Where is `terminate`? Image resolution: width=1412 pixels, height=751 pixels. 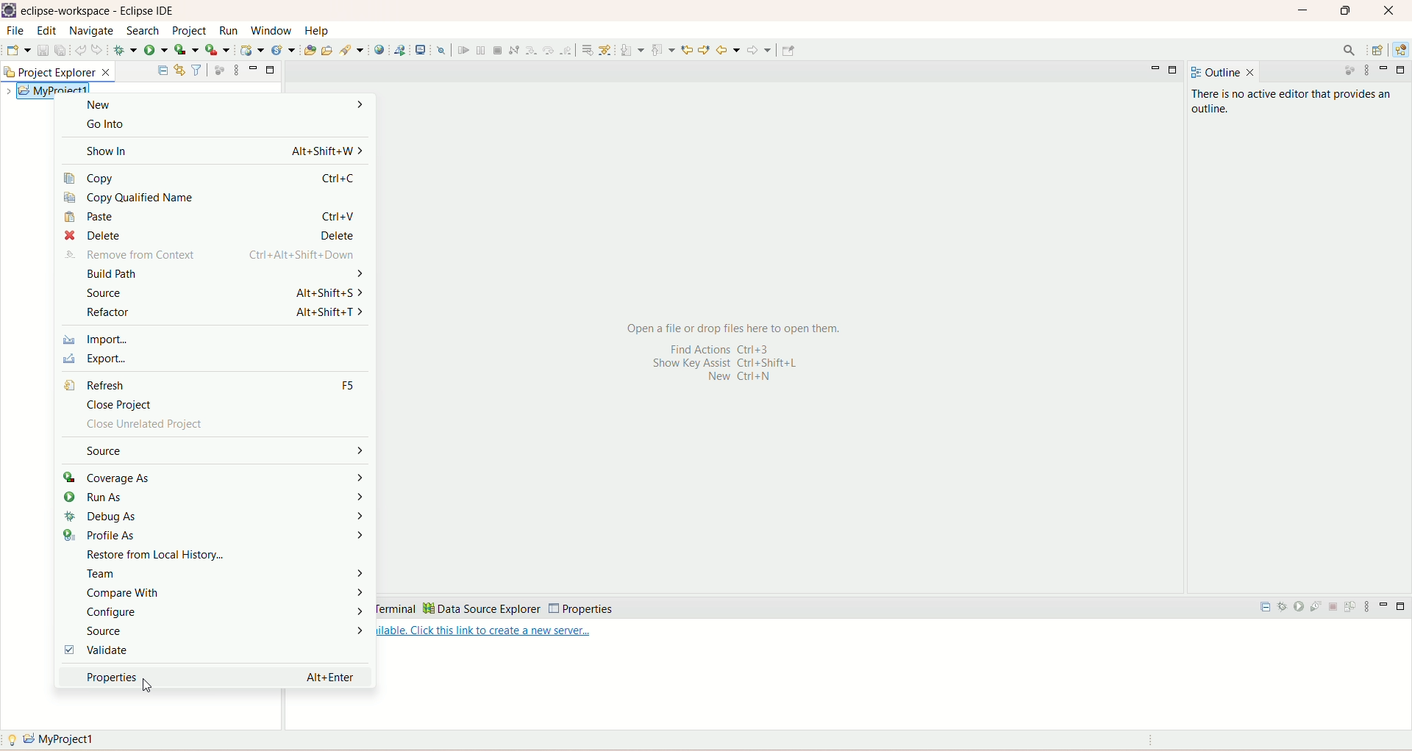 terminate is located at coordinates (499, 50).